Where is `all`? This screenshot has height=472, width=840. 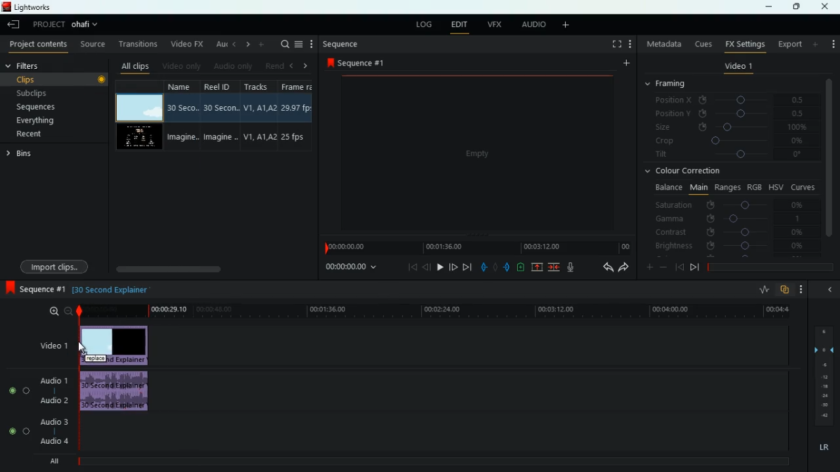 all is located at coordinates (51, 460).